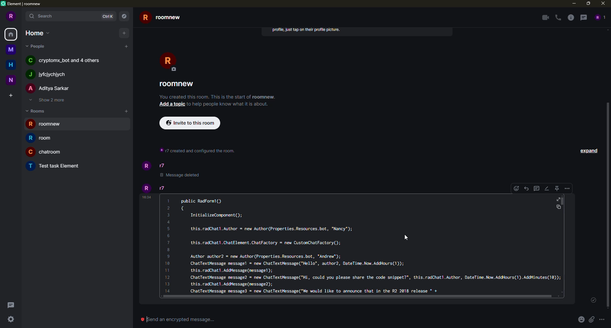  I want to click on add, so click(125, 33).